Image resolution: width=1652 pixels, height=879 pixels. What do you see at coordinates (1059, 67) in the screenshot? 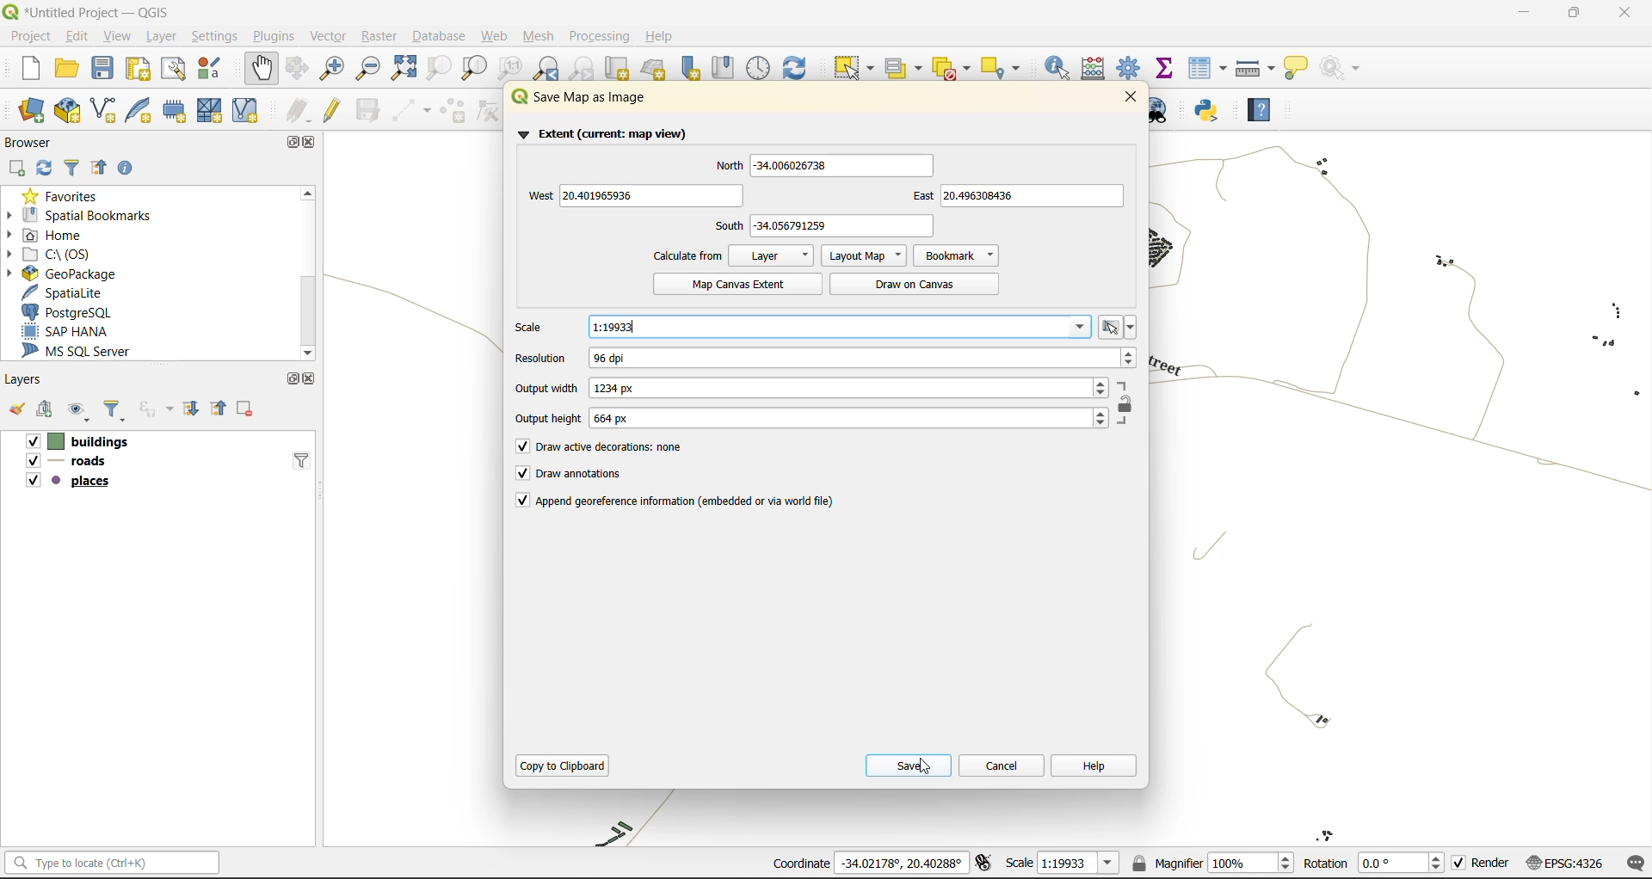
I see `identify features` at bounding box center [1059, 67].